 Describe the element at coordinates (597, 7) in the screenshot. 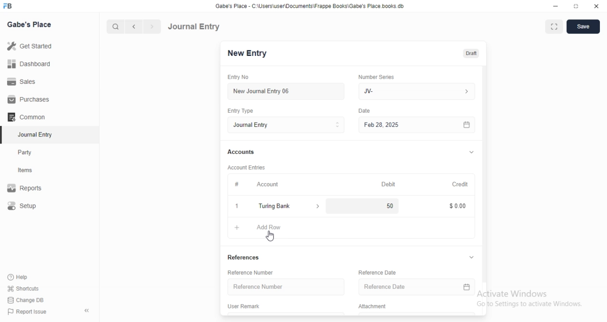

I see `close` at that location.